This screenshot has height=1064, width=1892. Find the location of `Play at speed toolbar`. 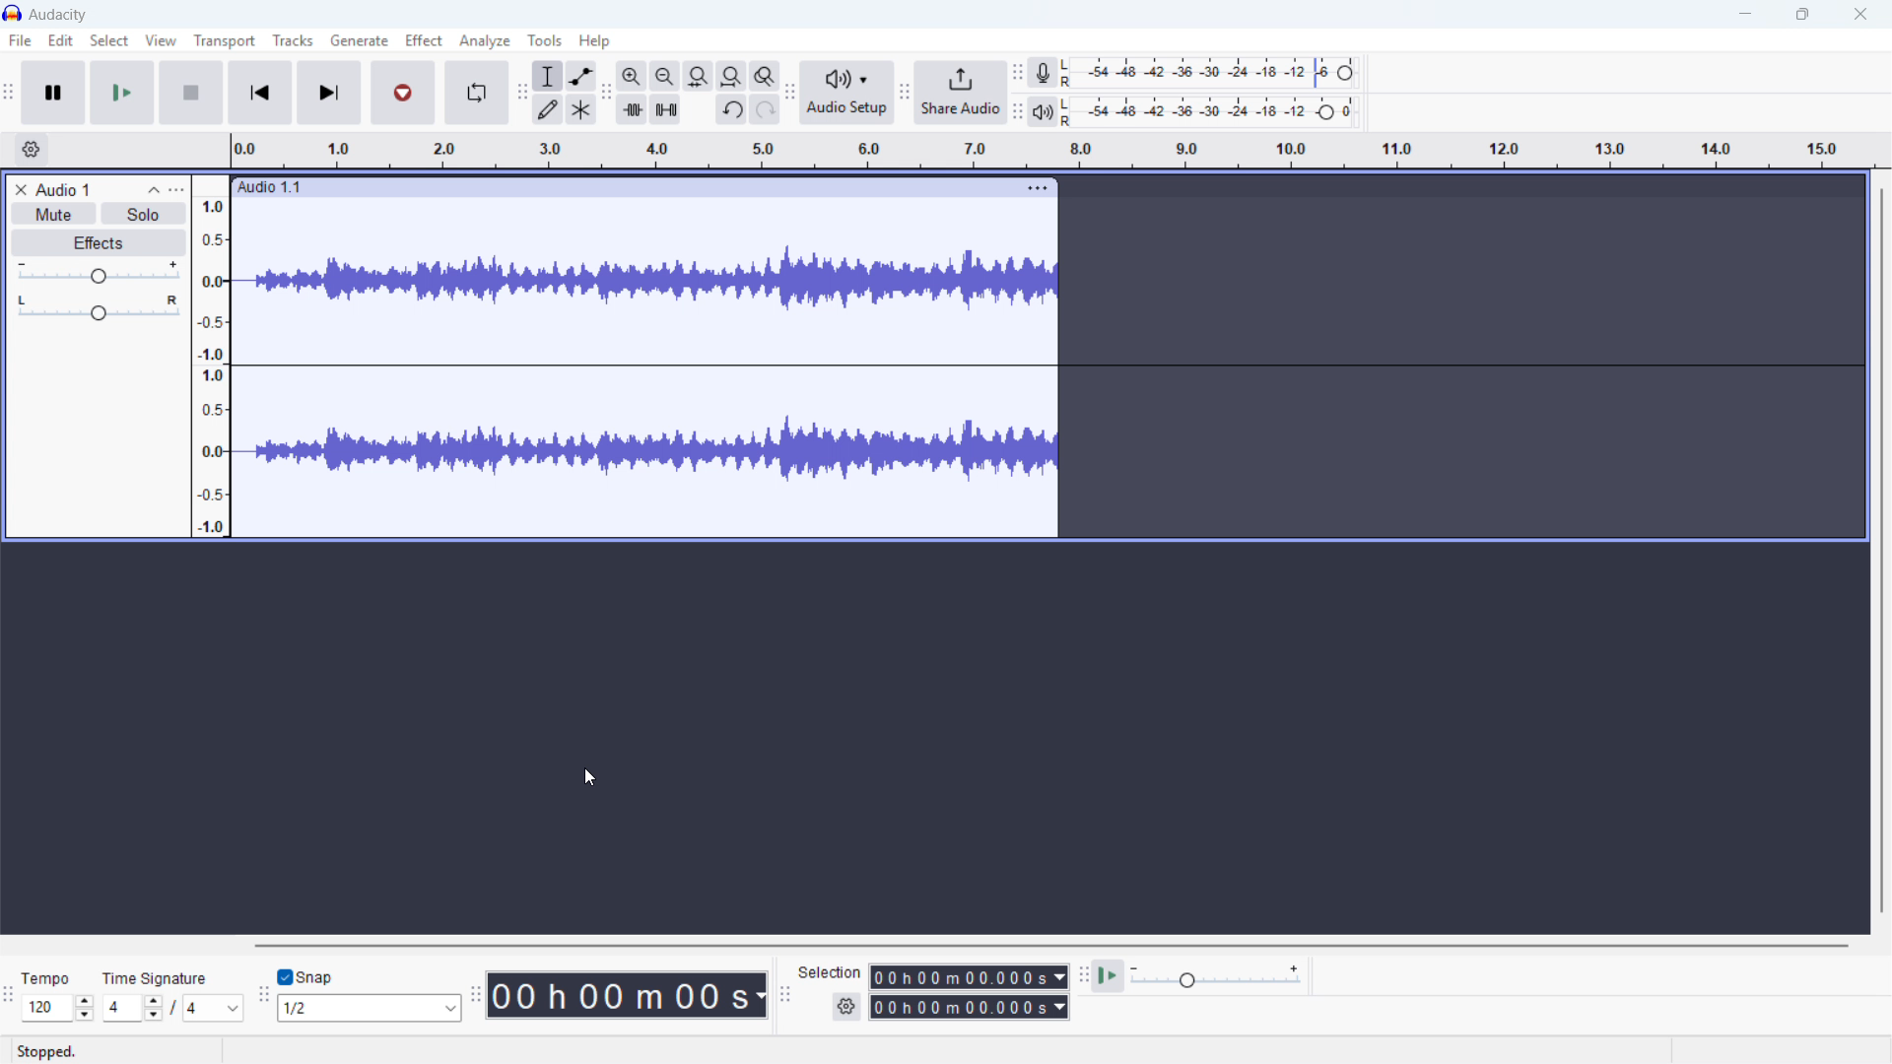

Play at speed toolbar is located at coordinates (1082, 976).